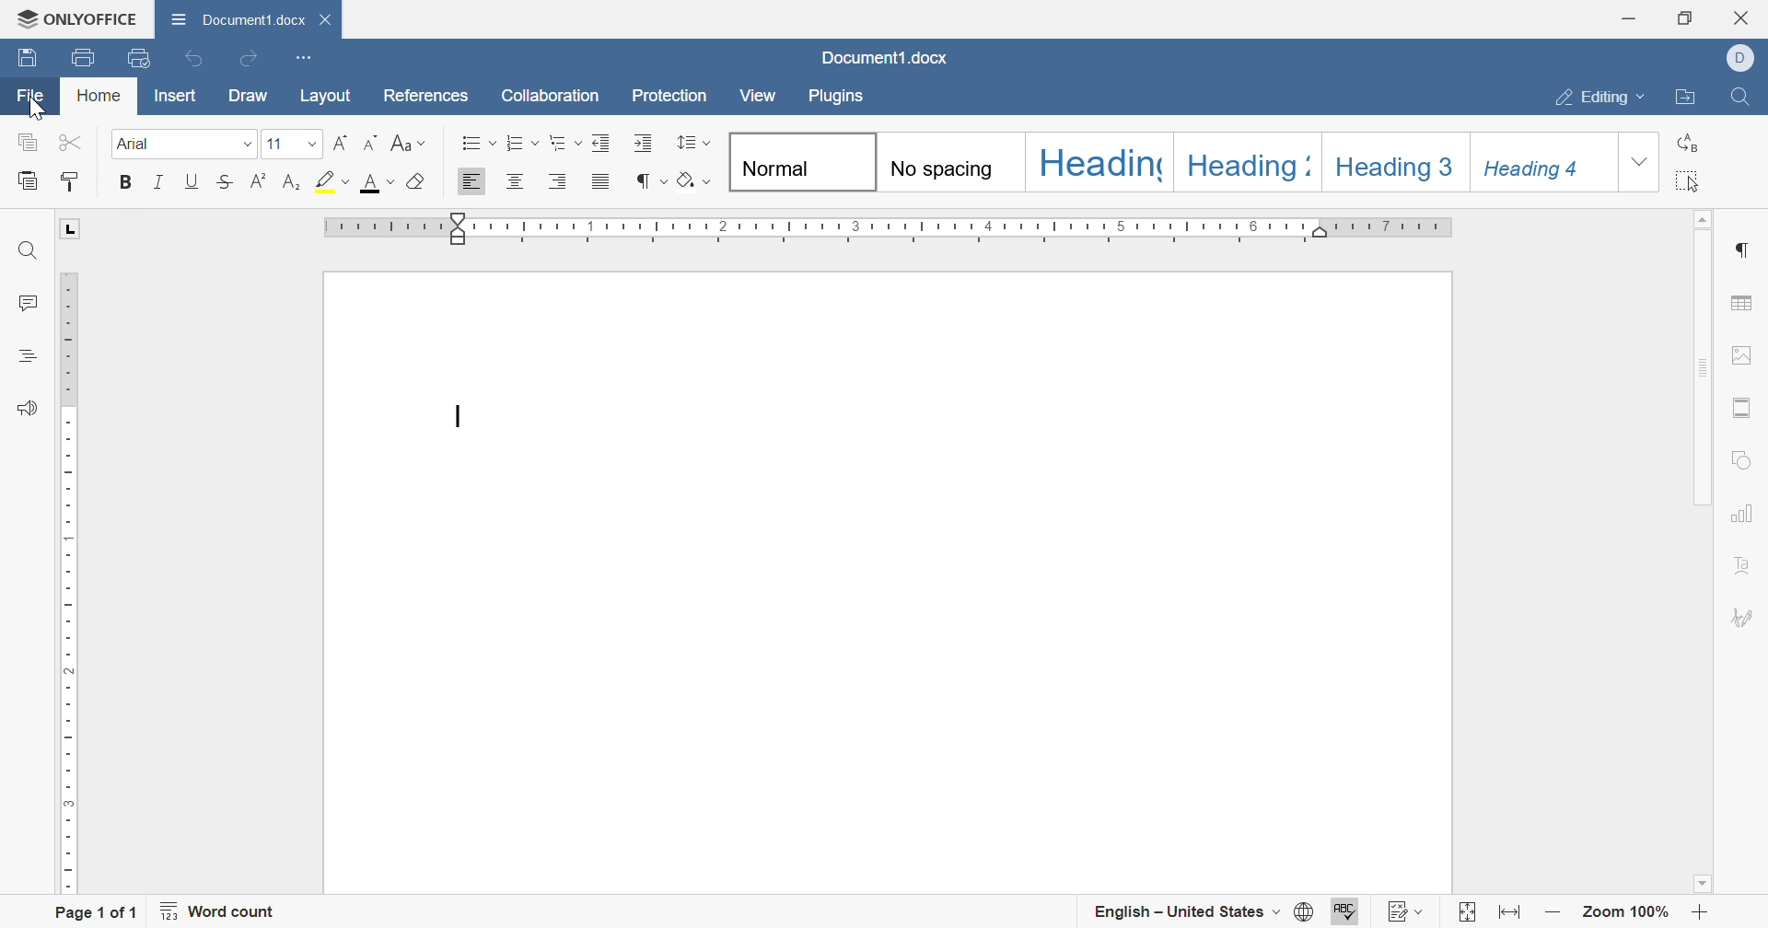  What do you see at coordinates (417, 182) in the screenshot?
I see `clear style` at bounding box center [417, 182].